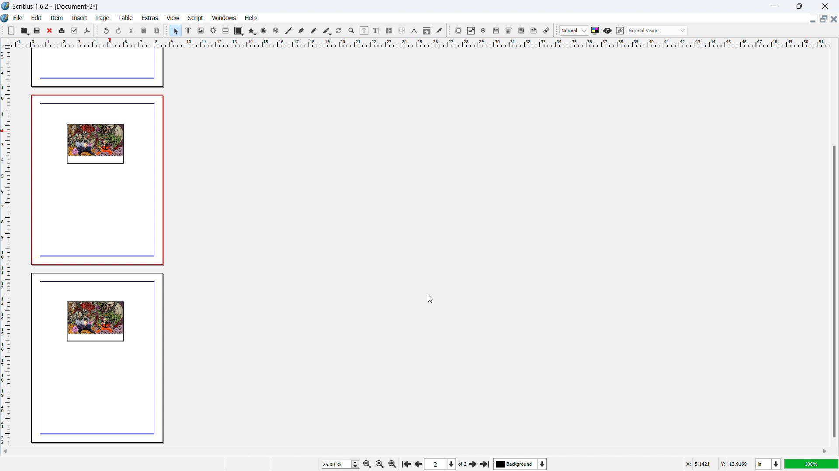  I want to click on help, so click(251, 18).